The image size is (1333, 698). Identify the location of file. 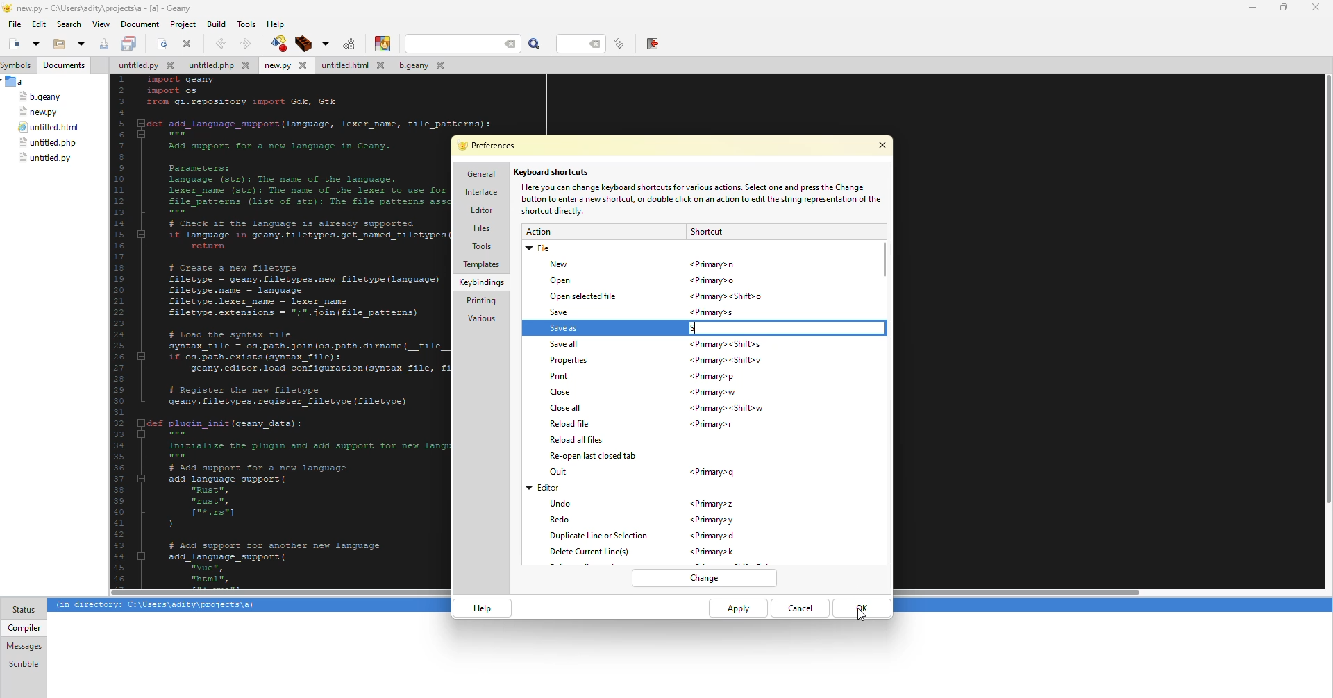
(15, 24).